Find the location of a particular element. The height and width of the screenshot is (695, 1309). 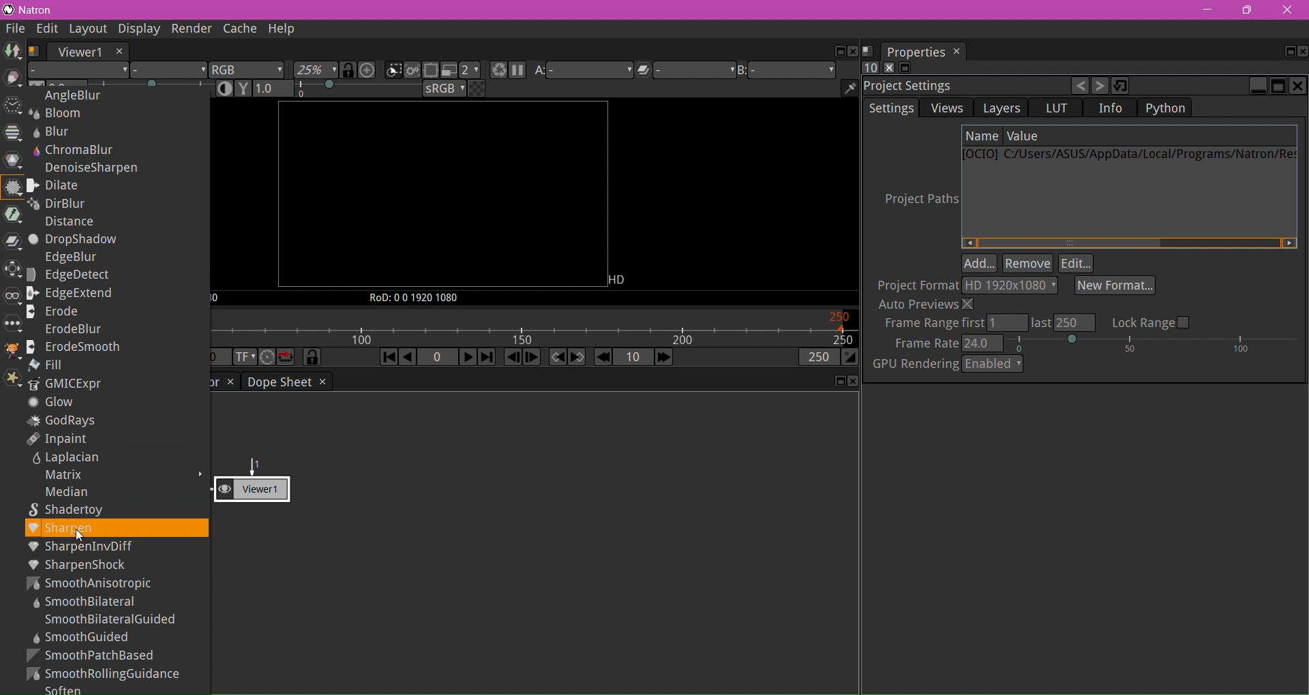

The channels to display on the viewer is located at coordinates (247, 70).